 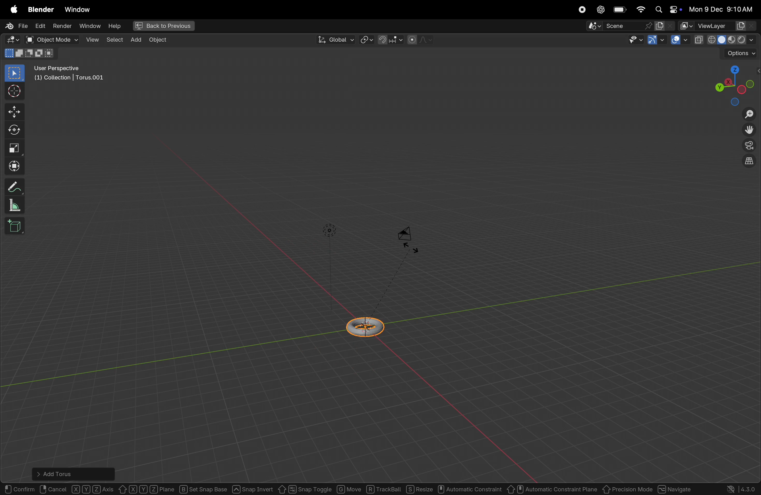 I want to click on confirm, so click(x=20, y=488).